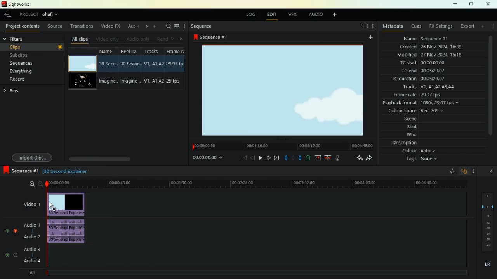  What do you see at coordinates (182, 39) in the screenshot?
I see `right` at bounding box center [182, 39].